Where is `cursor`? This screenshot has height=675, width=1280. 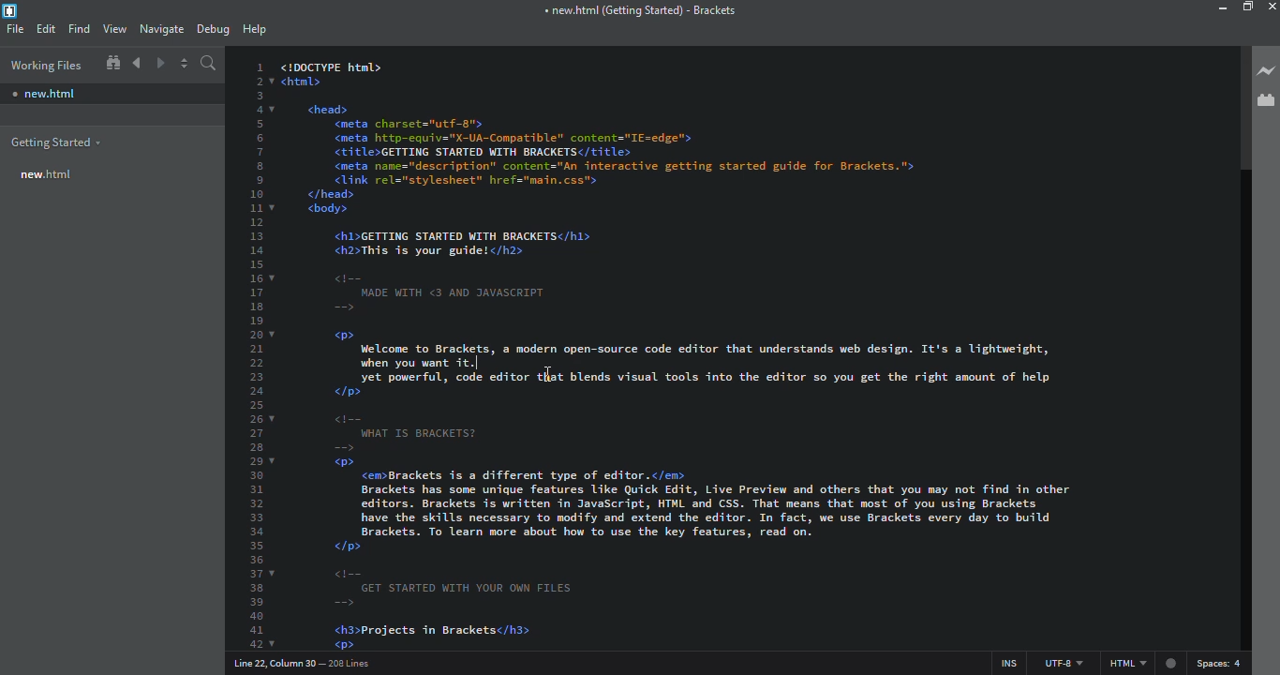
cursor is located at coordinates (543, 369).